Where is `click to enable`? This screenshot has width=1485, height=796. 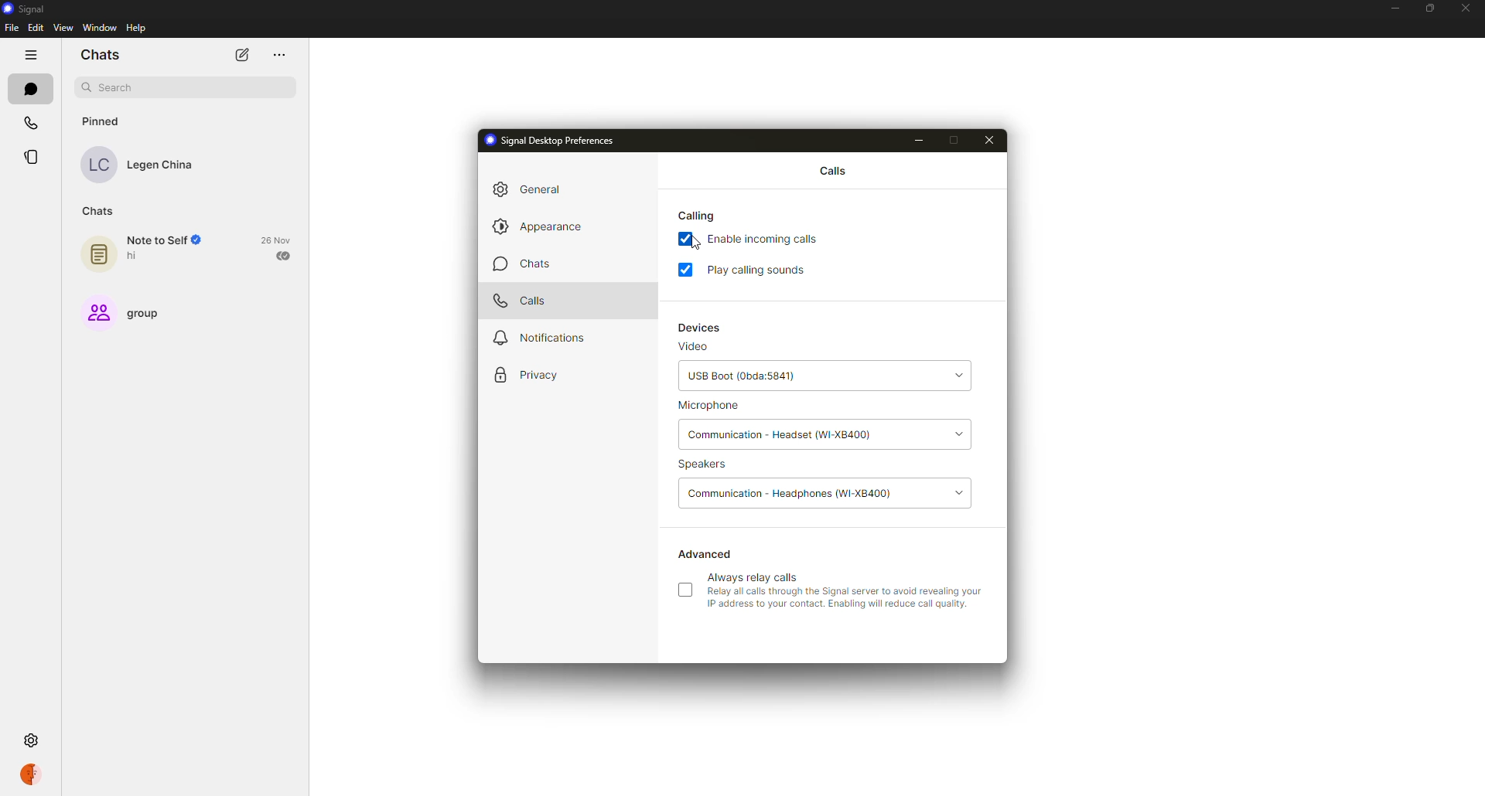 click to enable is located at coordinates (684, 590).